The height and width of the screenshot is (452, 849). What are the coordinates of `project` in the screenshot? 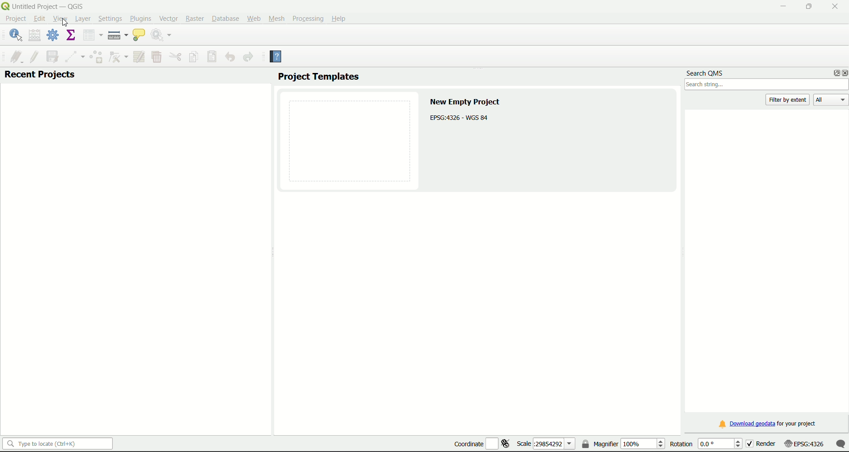 It's located at (16, 19).